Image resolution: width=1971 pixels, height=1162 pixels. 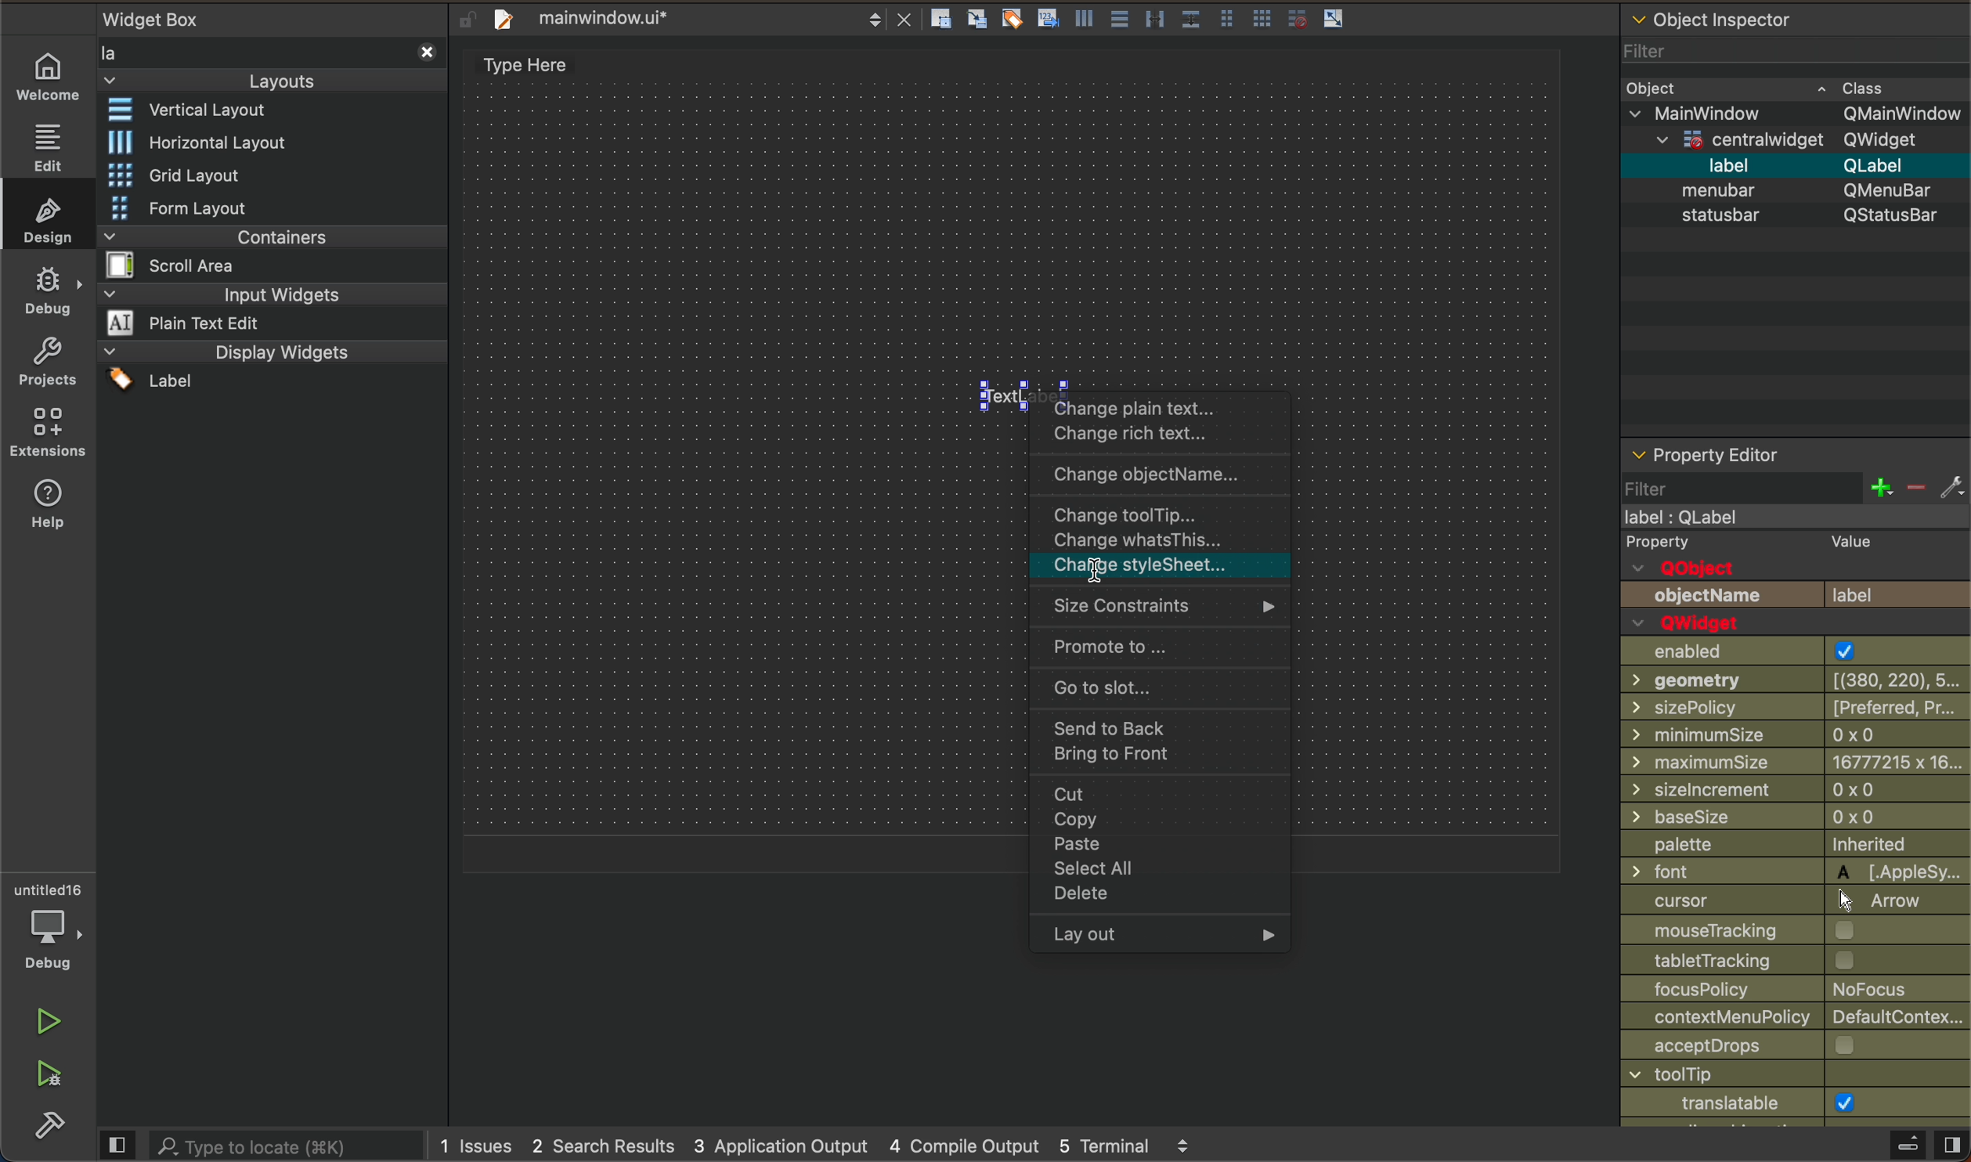 What do you see at coordinates (273, 369) in the screenshot?
I see `display widgets` at bounding box center [273, 369].